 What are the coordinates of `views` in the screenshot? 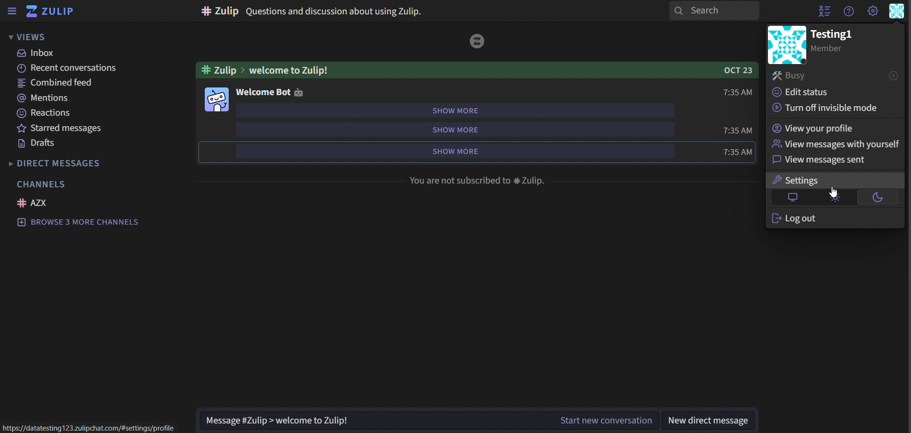 It's located at (29, 37).